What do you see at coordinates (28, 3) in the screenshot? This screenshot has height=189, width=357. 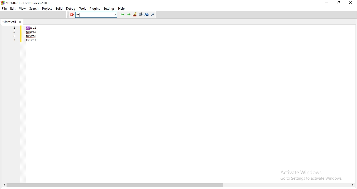 I see `*Untitled1 - Code:Blocks 20.03` at bounding box center [28, 3].